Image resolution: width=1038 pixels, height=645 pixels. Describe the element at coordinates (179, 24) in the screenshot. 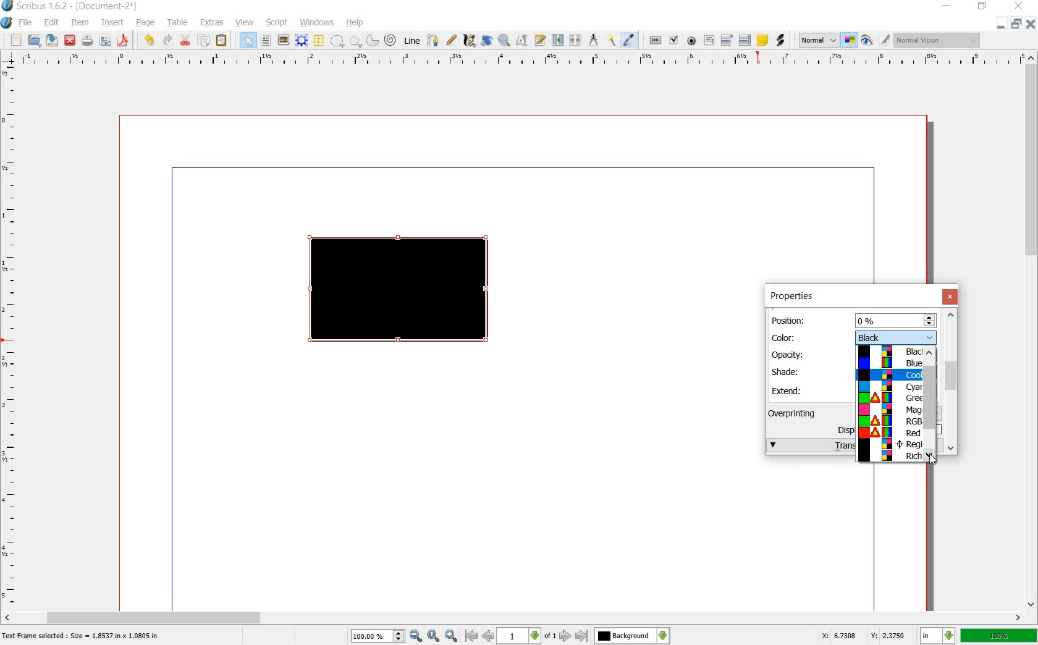

I see `table` at that location.